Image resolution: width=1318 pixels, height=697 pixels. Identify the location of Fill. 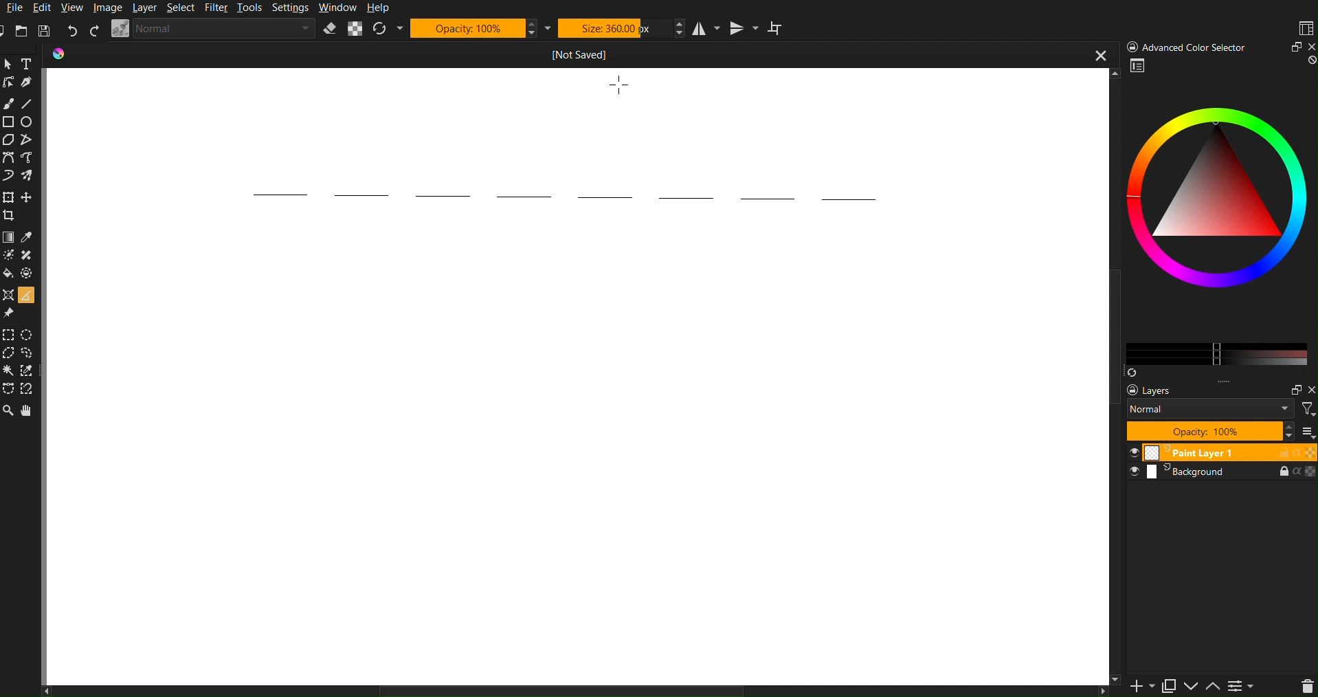
(10, 273).